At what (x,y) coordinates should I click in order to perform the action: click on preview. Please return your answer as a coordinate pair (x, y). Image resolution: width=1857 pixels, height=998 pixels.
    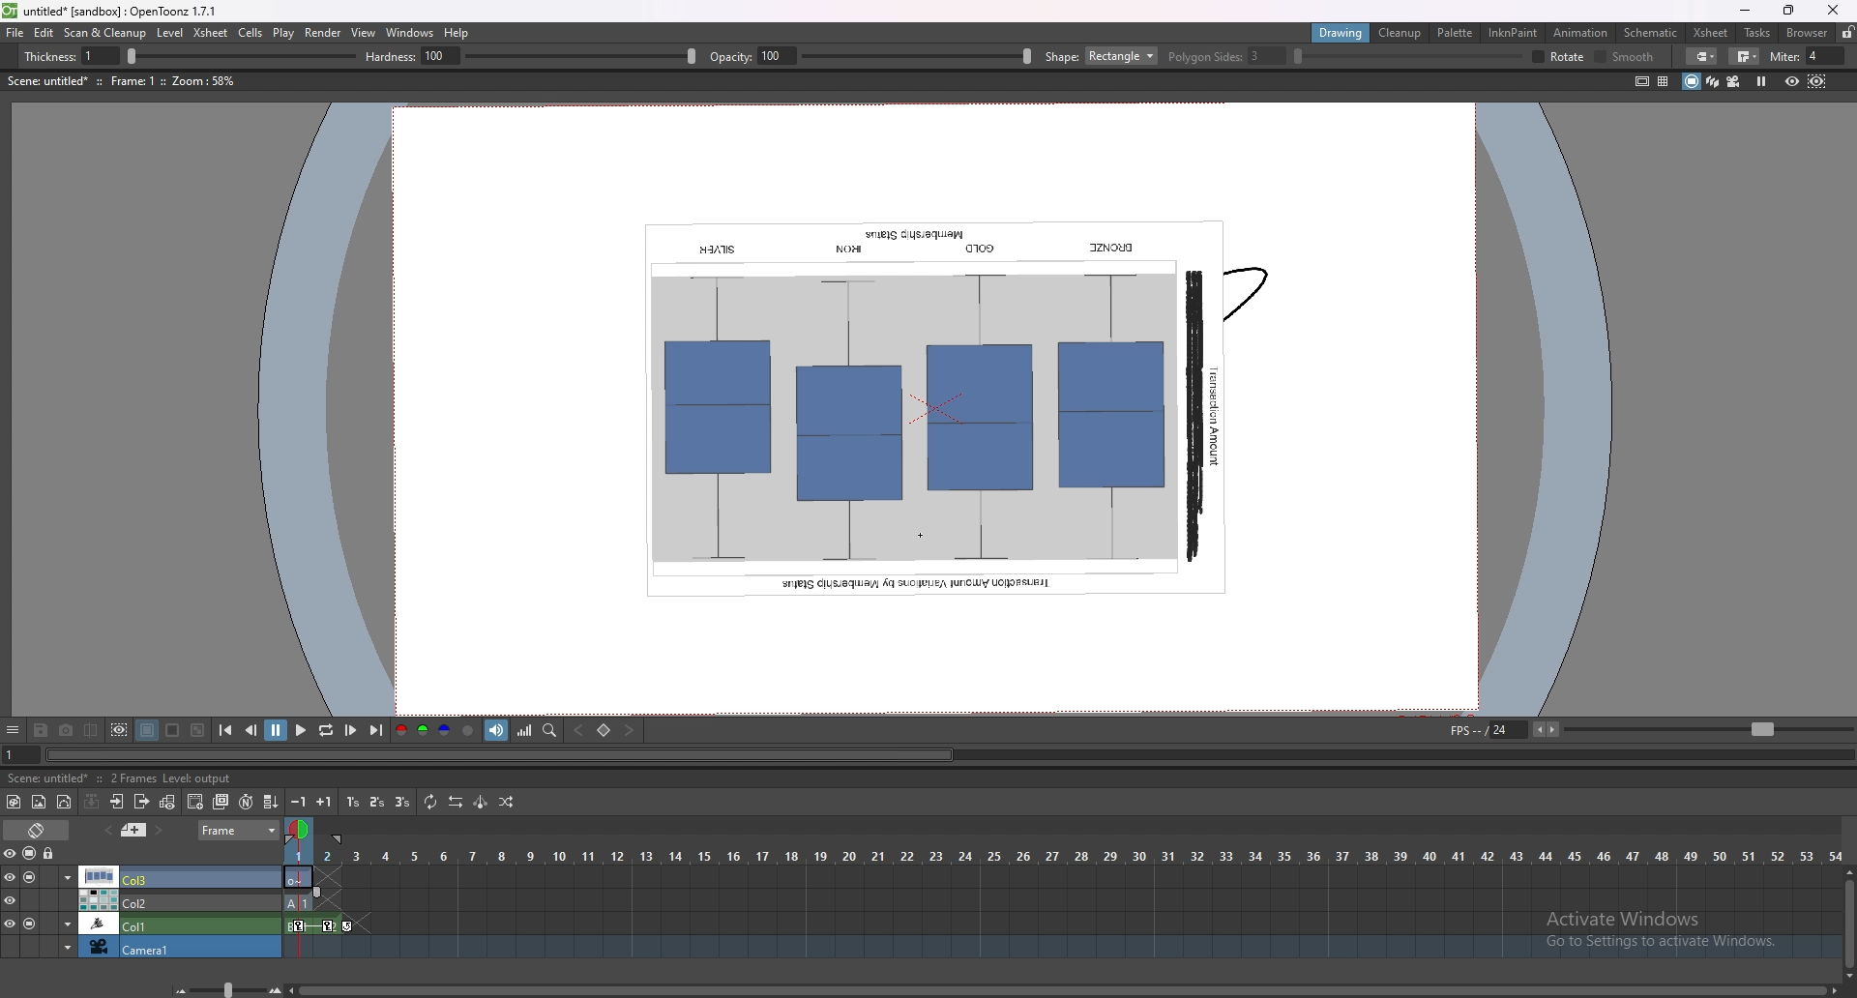
    Looking at the image, I should click on (1792, 80).